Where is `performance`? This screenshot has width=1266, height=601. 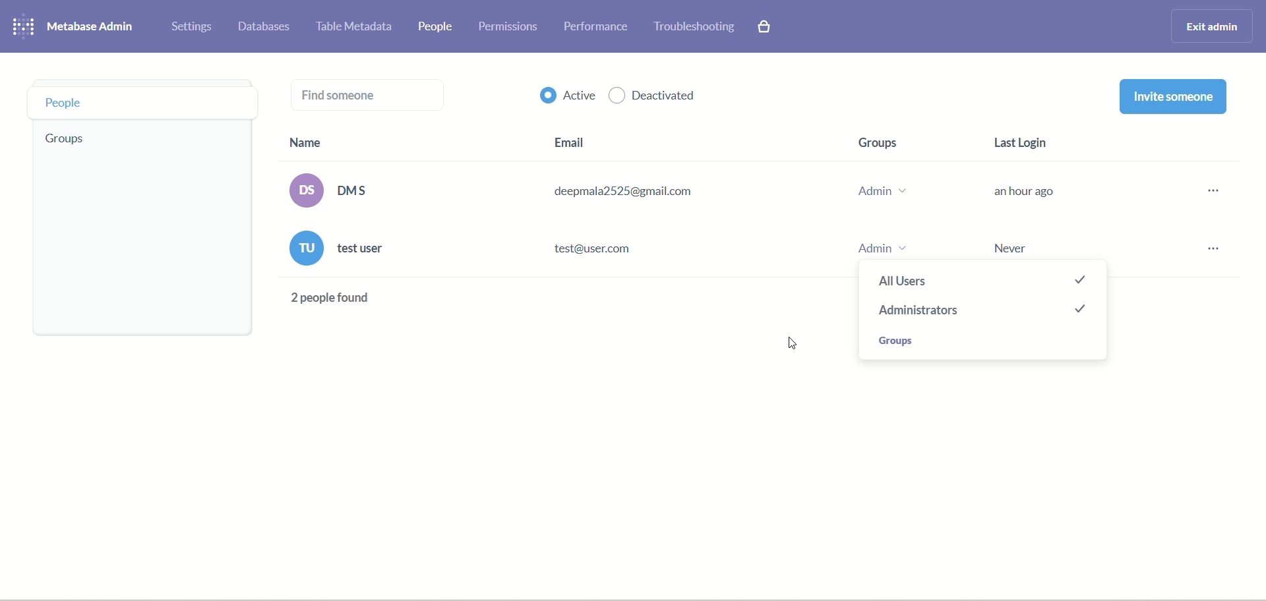 performance is located at coordinates (599, 26).